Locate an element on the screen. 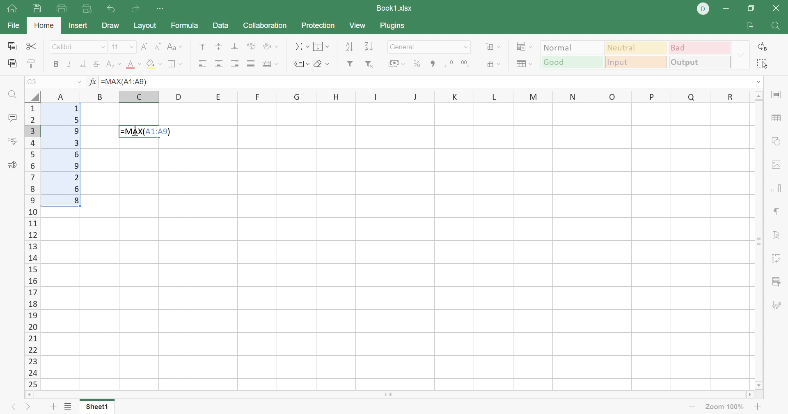  Scroll Right is located at coordinates (745, 396).